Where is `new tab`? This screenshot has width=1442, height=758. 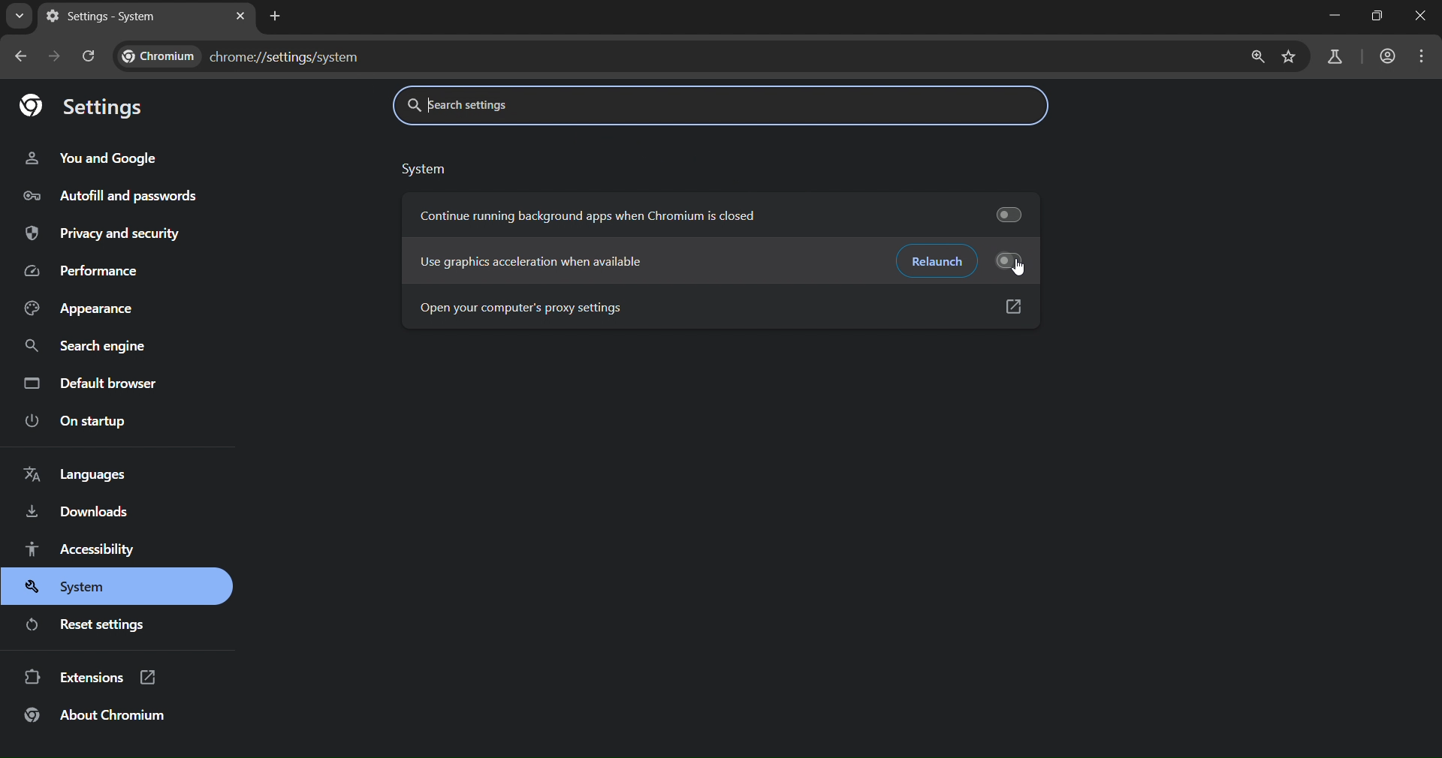 new tab is located at coordinates (278, 18).